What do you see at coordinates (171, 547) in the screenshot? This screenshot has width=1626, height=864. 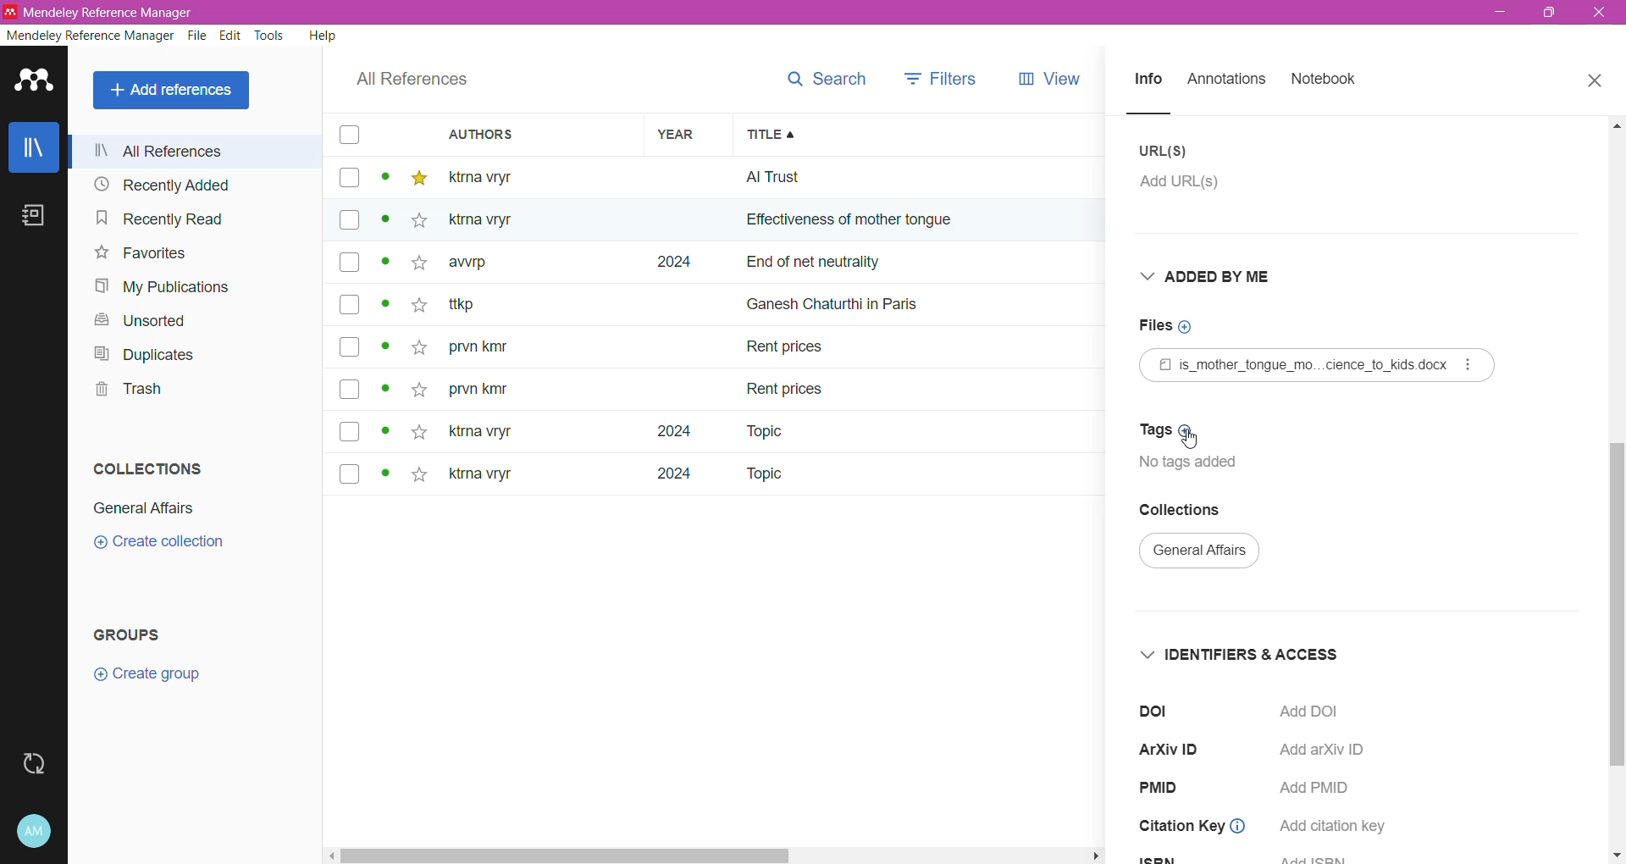 I see `create collection` at bounding box center [171, 547].